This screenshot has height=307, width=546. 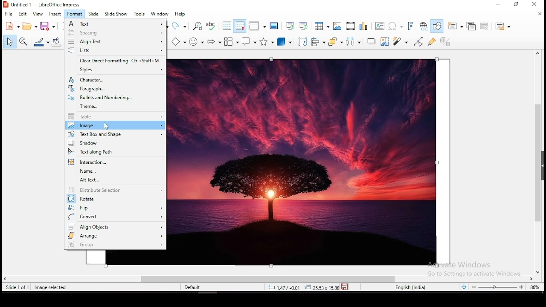 I want to click on Shadow, so click(x=371, y=42).